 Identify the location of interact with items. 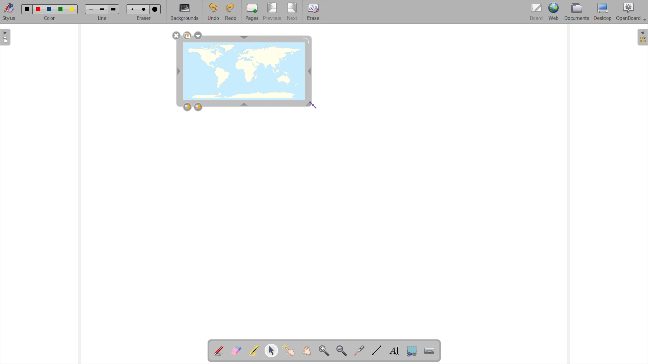
(289, 351).